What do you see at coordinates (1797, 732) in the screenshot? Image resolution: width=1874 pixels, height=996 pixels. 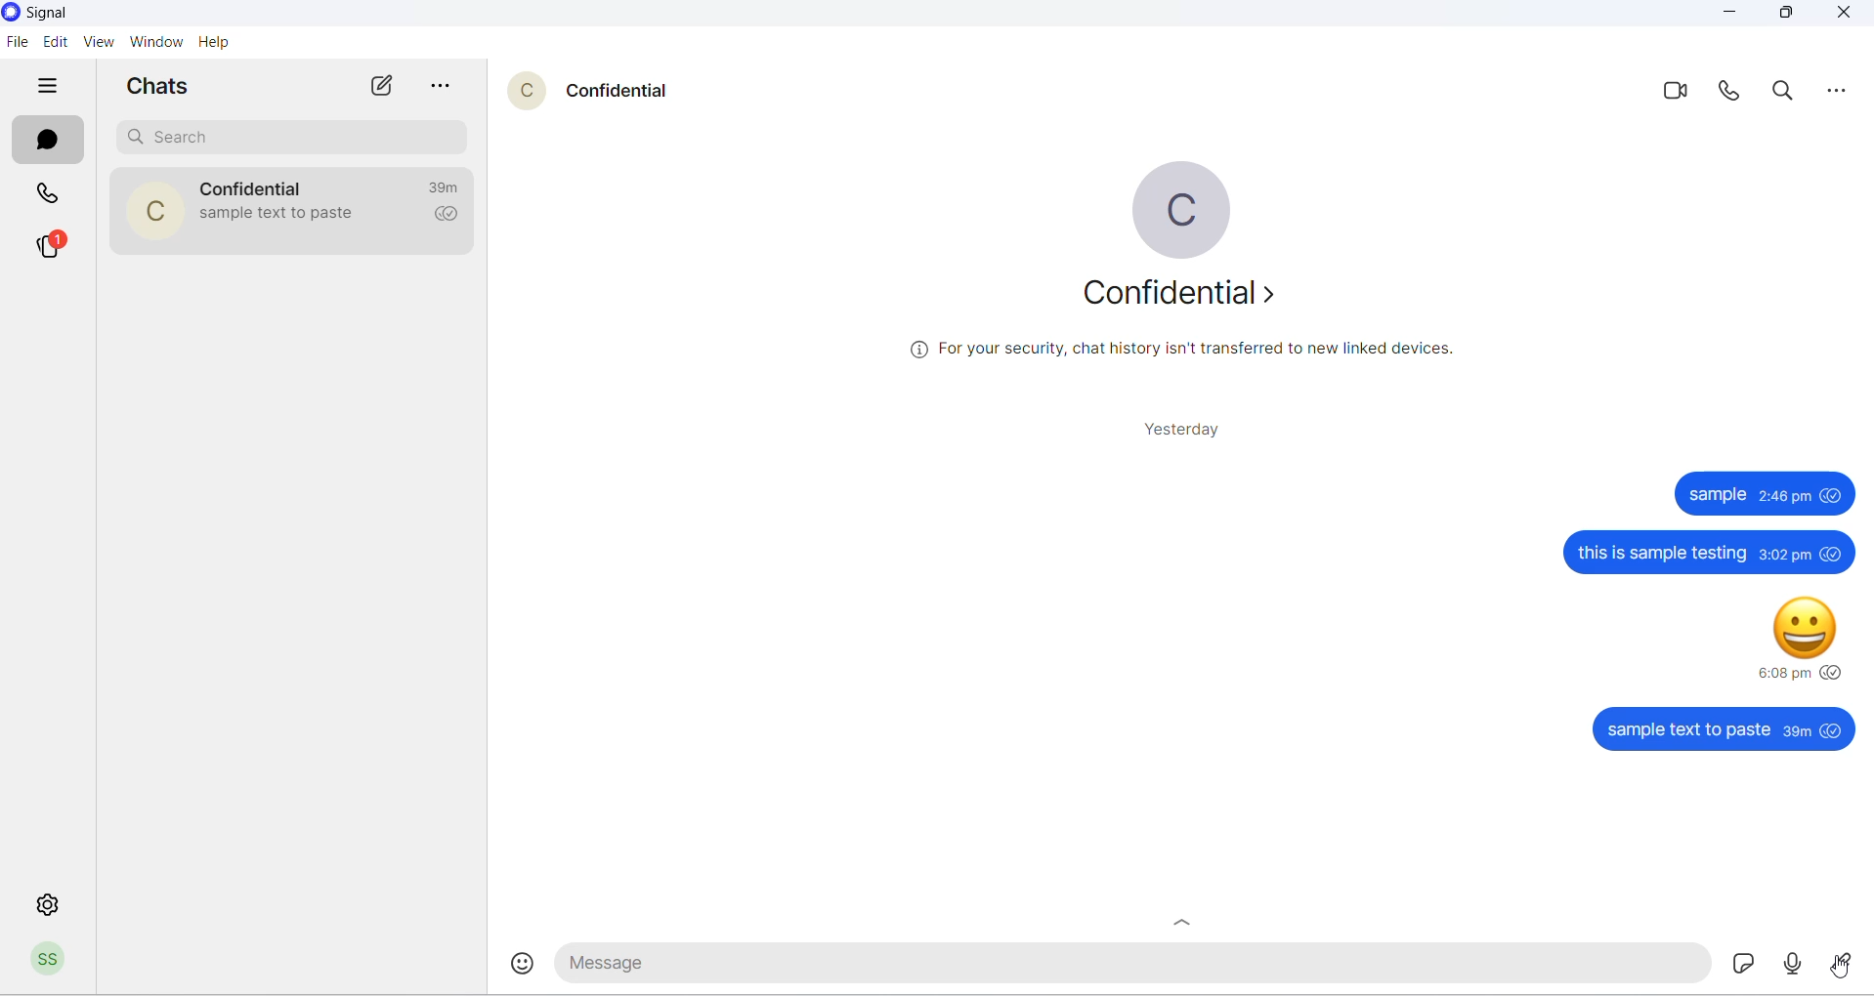 I see `39m` at bounding box center [1797, 732].